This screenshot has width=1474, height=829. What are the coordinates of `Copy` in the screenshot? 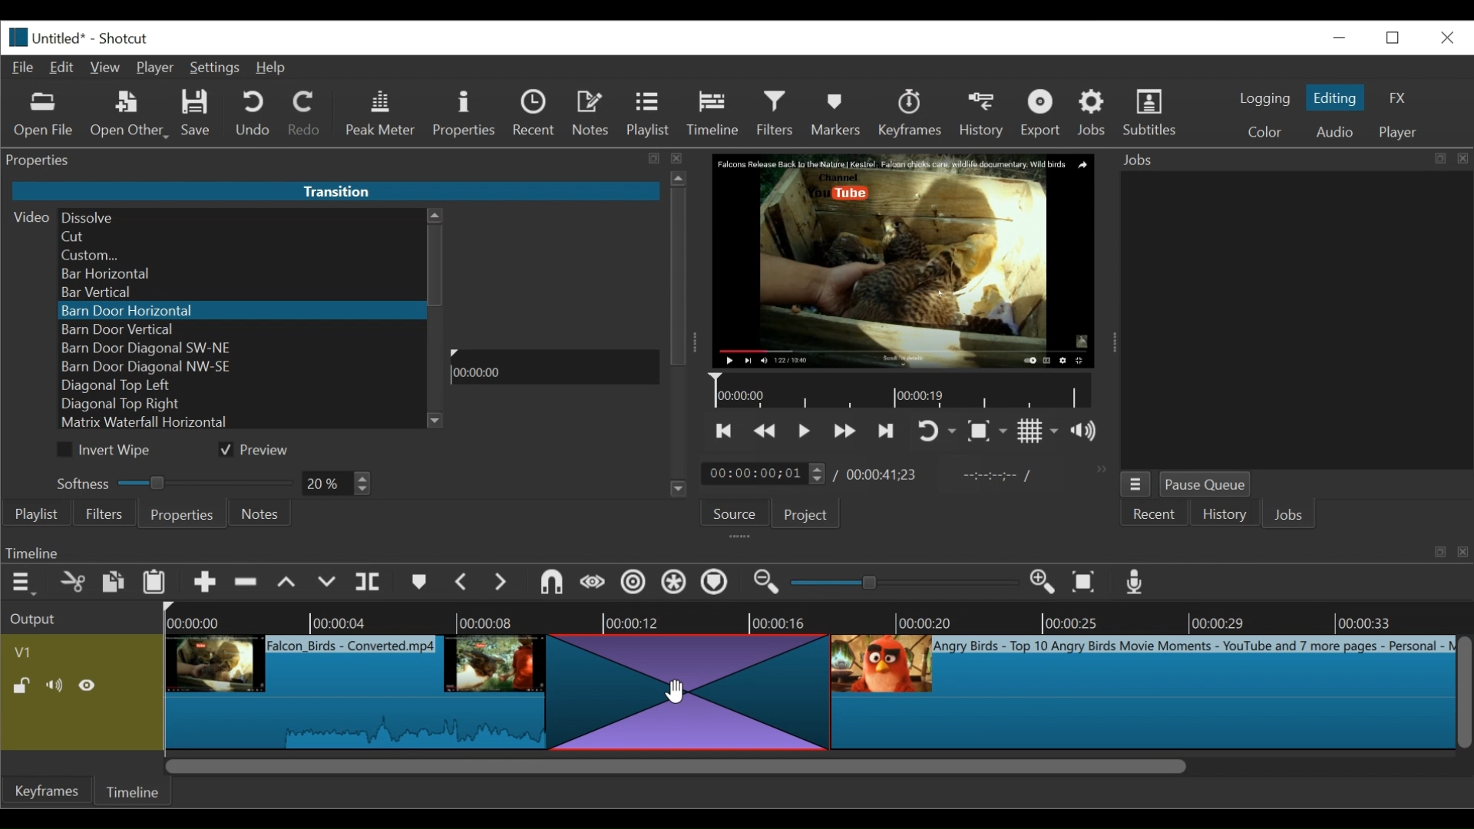 It's located at (114, 581).